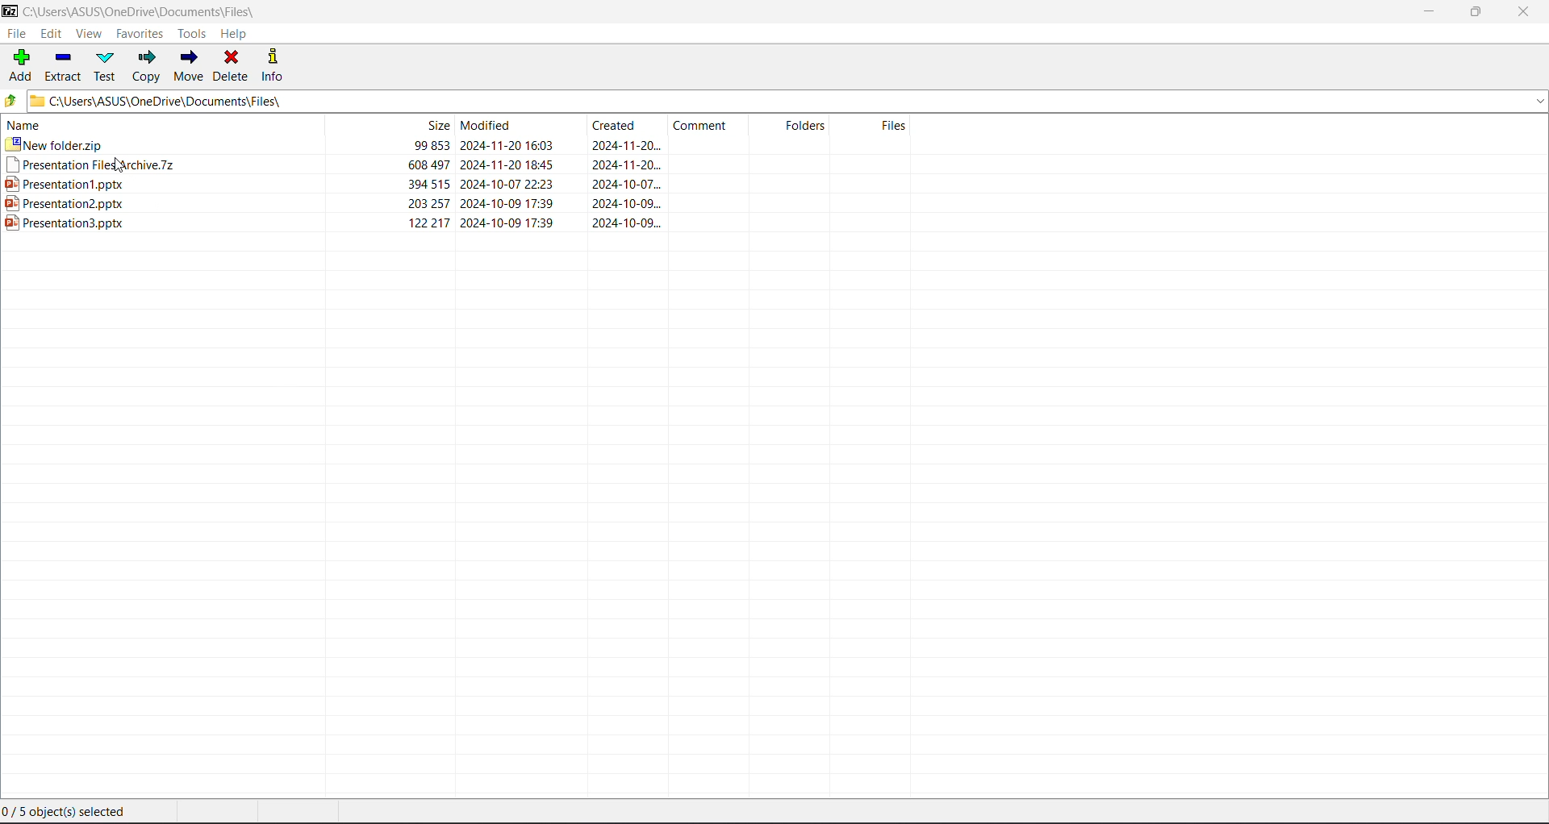  I want to click on Restore Down, so click(1478, 11).